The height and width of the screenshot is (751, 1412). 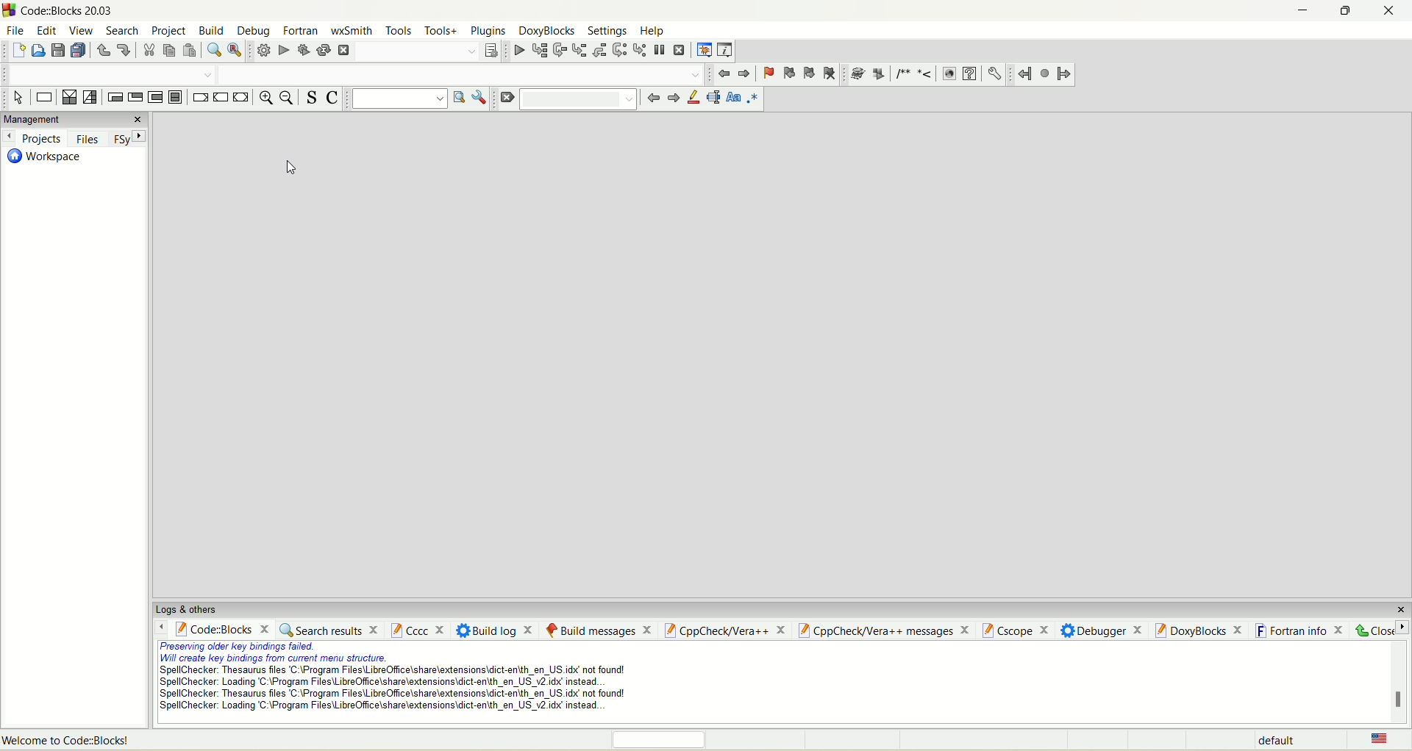 What do you see at coordinates (809, 72) in the screenshot?
I see `next bookmark` at bounding box center [809, 72].